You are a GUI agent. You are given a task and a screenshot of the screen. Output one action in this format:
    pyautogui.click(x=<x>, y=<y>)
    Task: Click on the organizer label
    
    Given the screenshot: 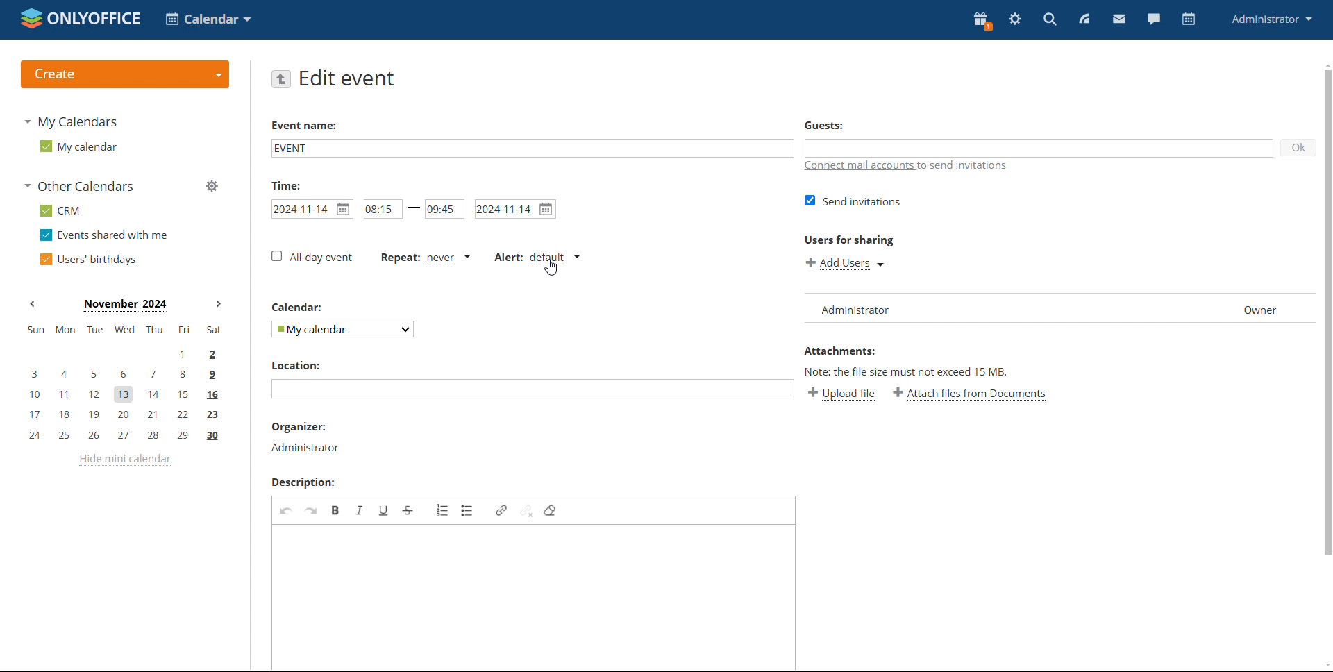 What is the action you would take?
    pyautogui.click(x=303, y=428)
    